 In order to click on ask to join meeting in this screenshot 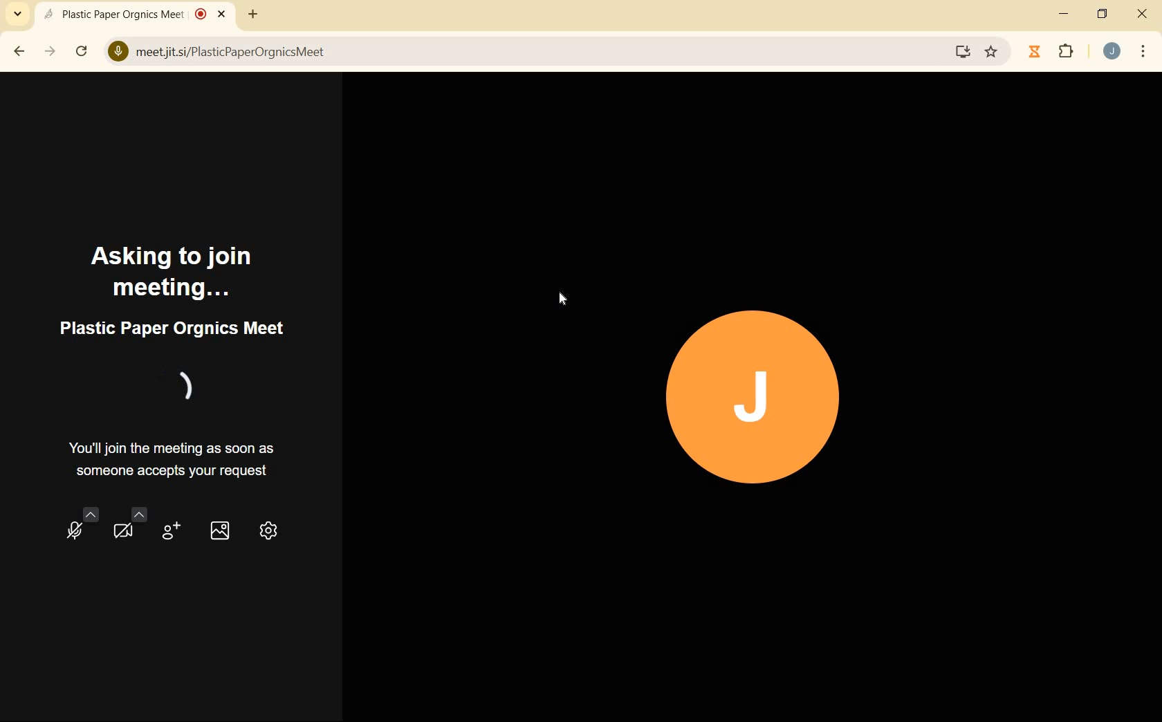, I will do `click(172, 269)`.